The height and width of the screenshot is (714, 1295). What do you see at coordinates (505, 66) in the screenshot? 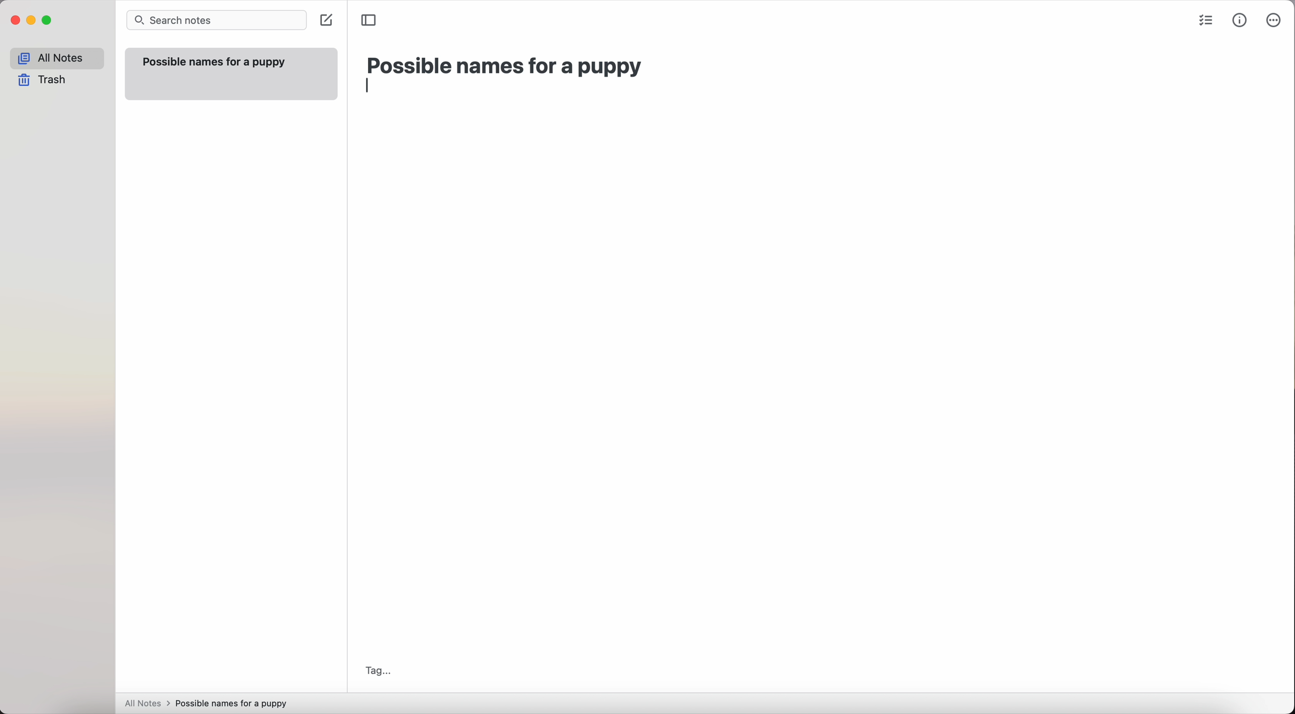
I see `possible names for a puppy` at bounding box center [505, 66].